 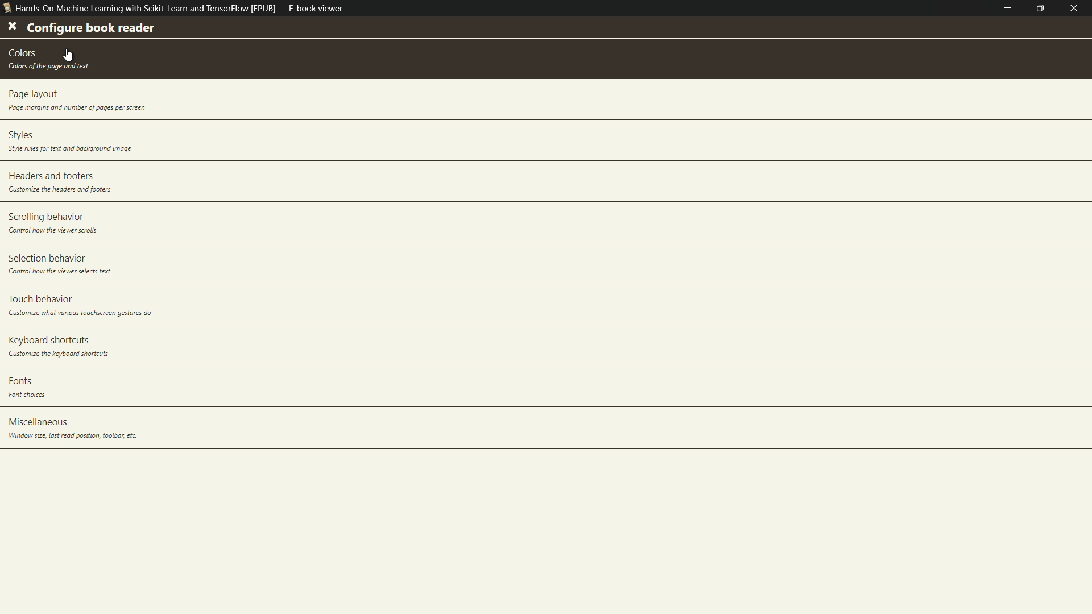 What do you see at coordinates (21, 135) in the screenshot?
I see `styles` at bounding box center [21, 135].